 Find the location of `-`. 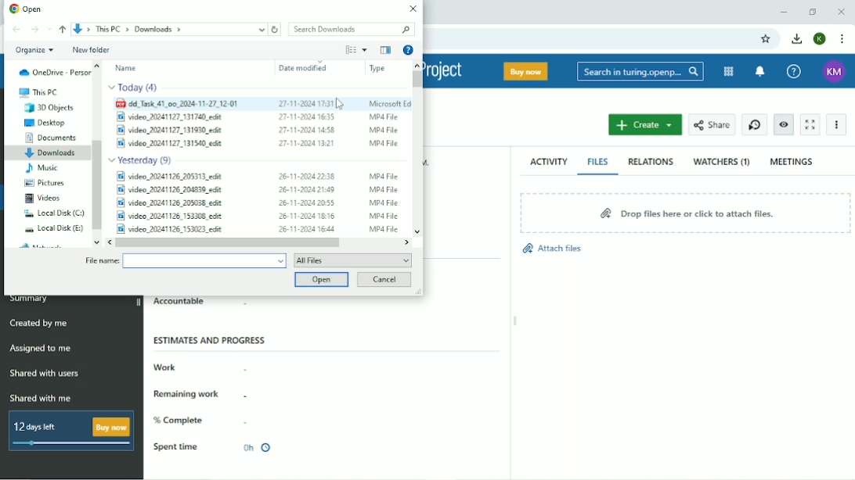

- is located at coordinates (258, 306).